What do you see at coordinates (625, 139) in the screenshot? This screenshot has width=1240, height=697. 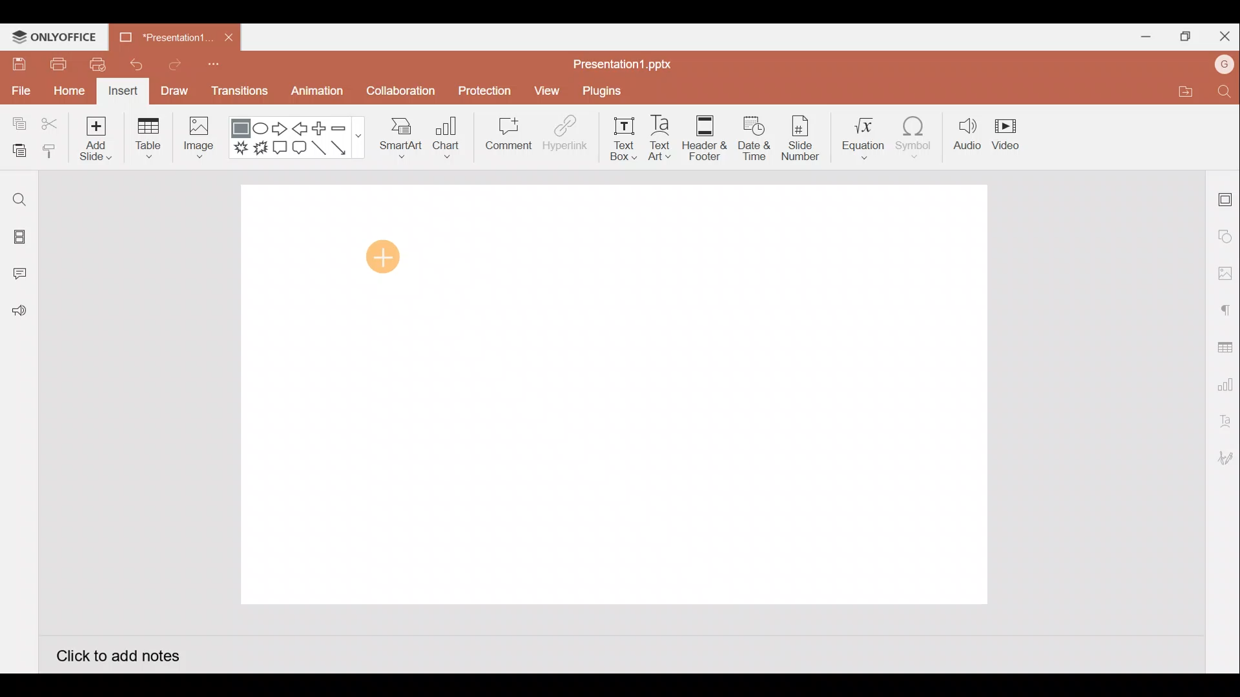 I see `Text box` at bounding box center [625, 139].